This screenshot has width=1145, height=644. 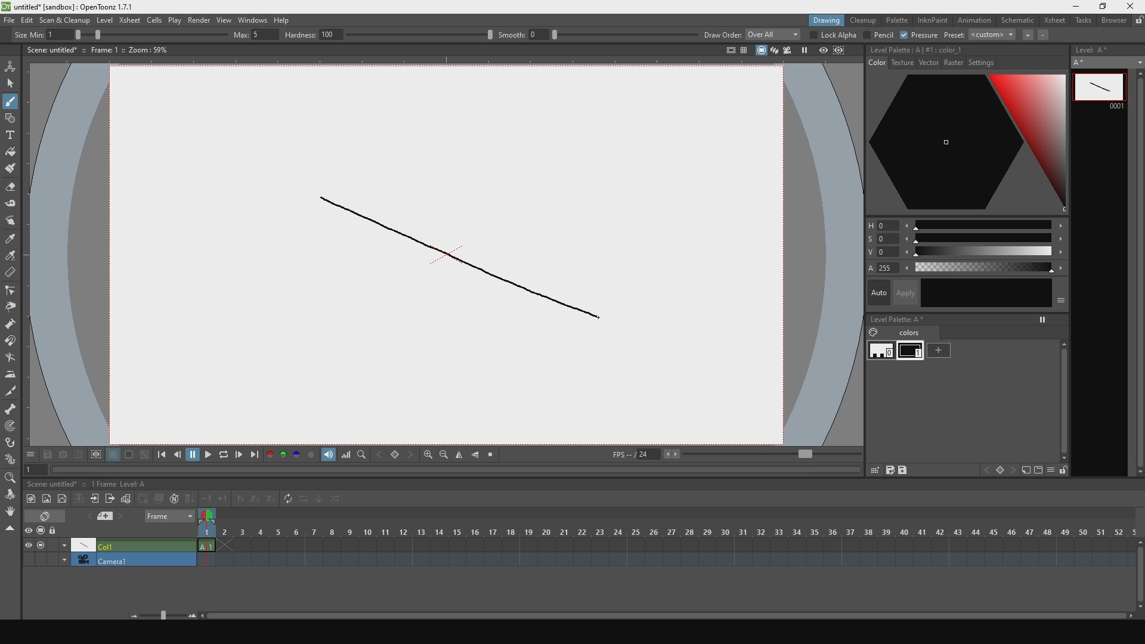 I want to click on custom, so click(x=992, y=38).